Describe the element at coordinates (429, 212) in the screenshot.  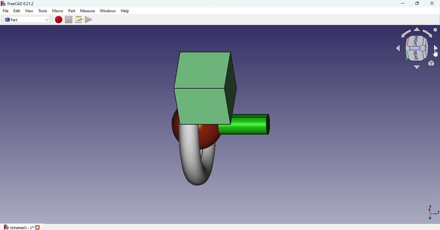
I see `Dimension axis` at that location.